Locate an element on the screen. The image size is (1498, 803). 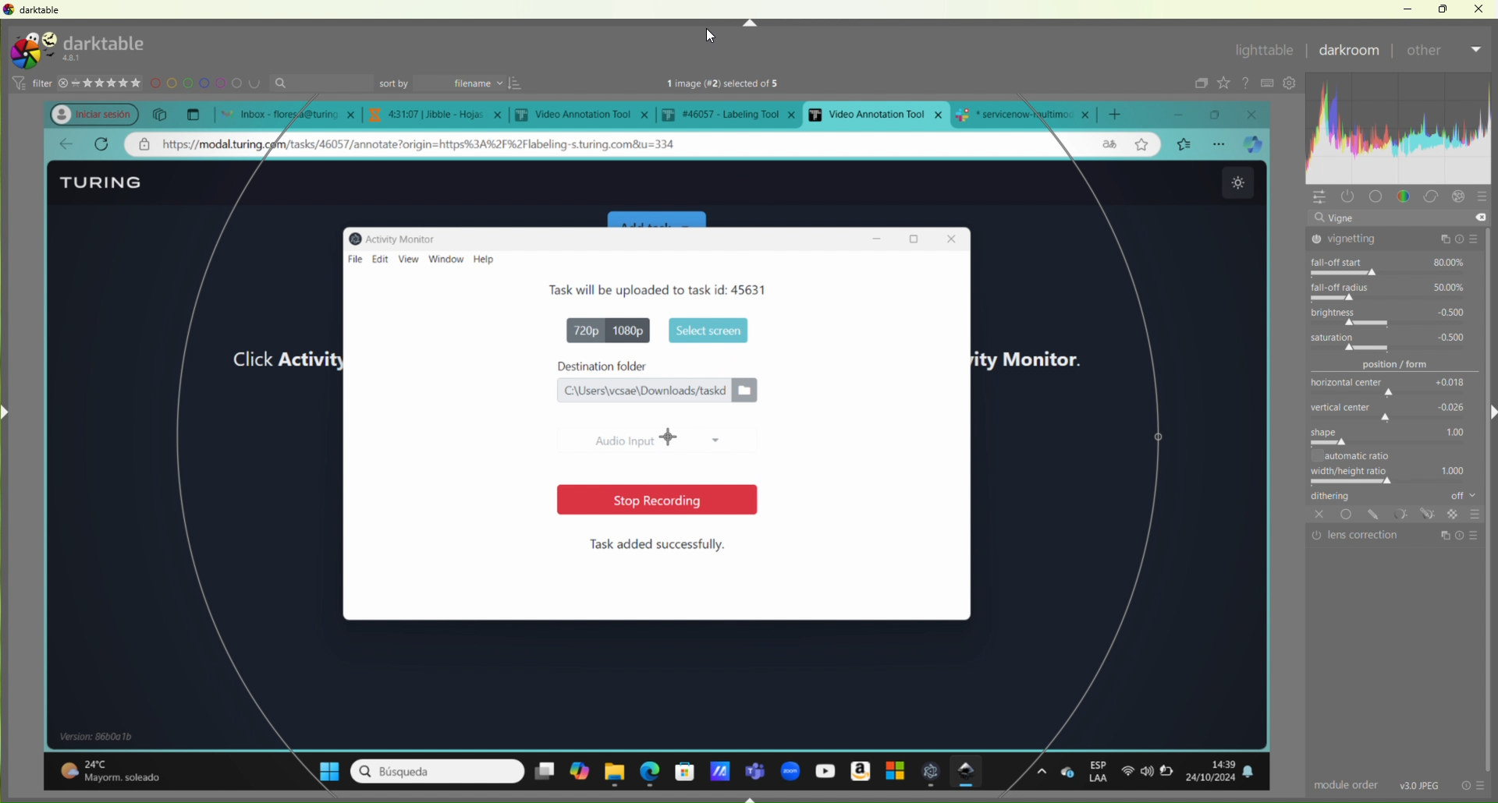
vigne is located at coordinates (1396, 218).